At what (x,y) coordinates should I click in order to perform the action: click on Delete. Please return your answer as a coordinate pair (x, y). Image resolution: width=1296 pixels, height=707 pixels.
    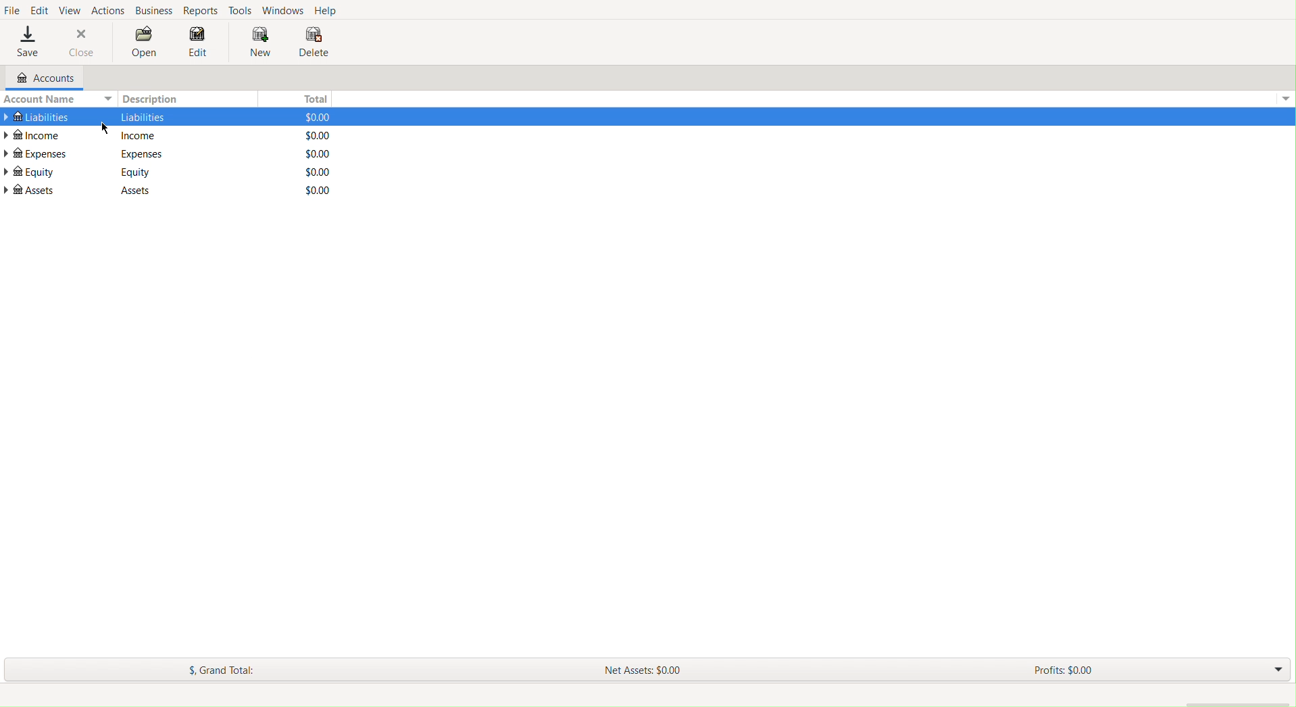
    Looking at the image, I should click on (314, 43).